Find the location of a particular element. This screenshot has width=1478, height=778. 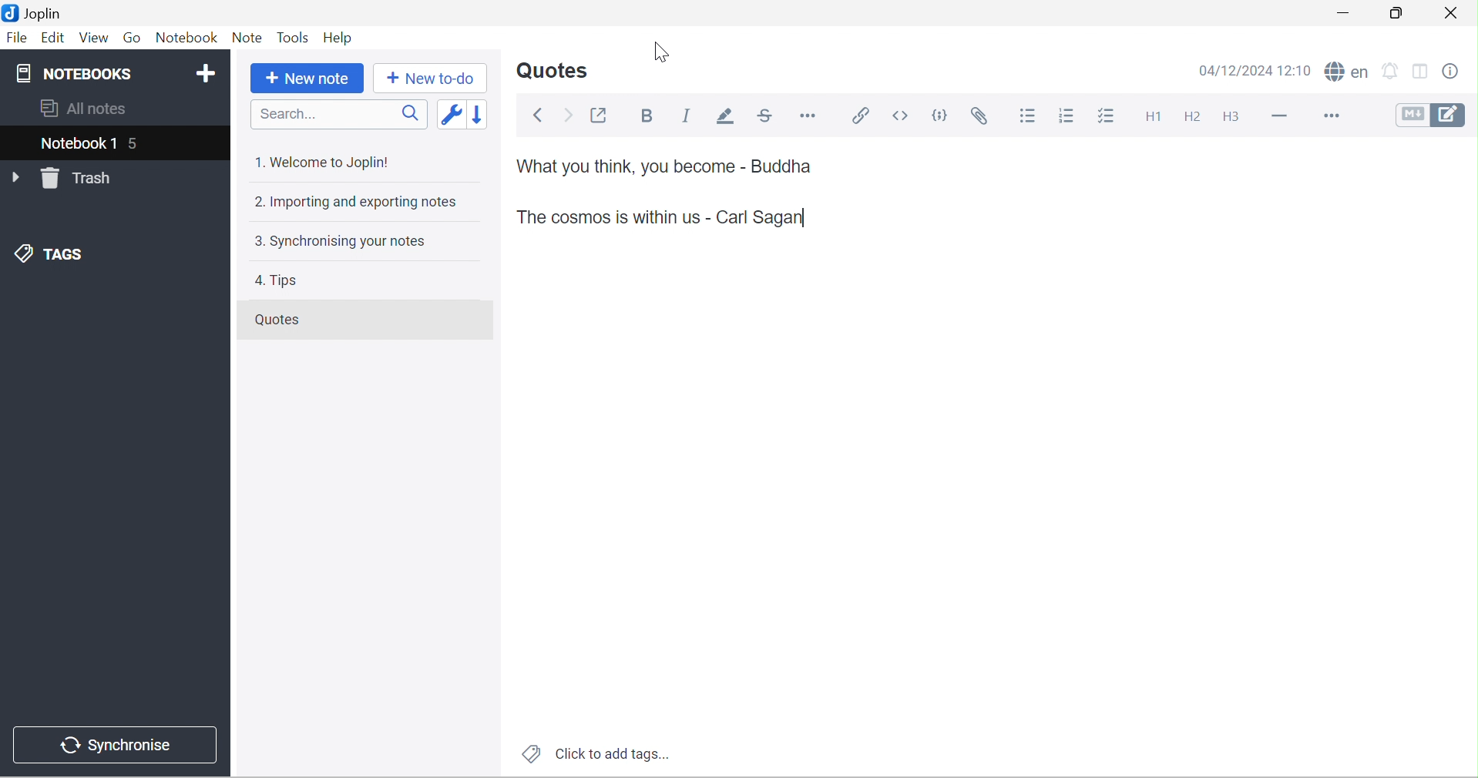

Help is located at coordinates (341, 37).